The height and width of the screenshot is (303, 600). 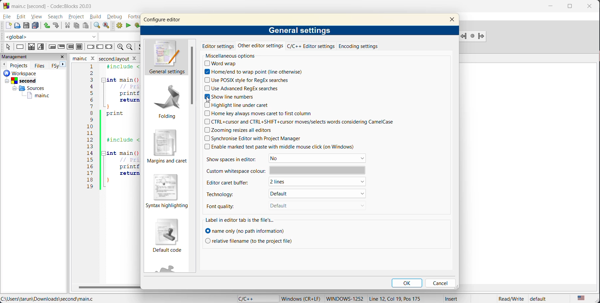 What do you see at coordinates (26, 57) in the screenshot?
I see `management` at bounding box center [26, 57].